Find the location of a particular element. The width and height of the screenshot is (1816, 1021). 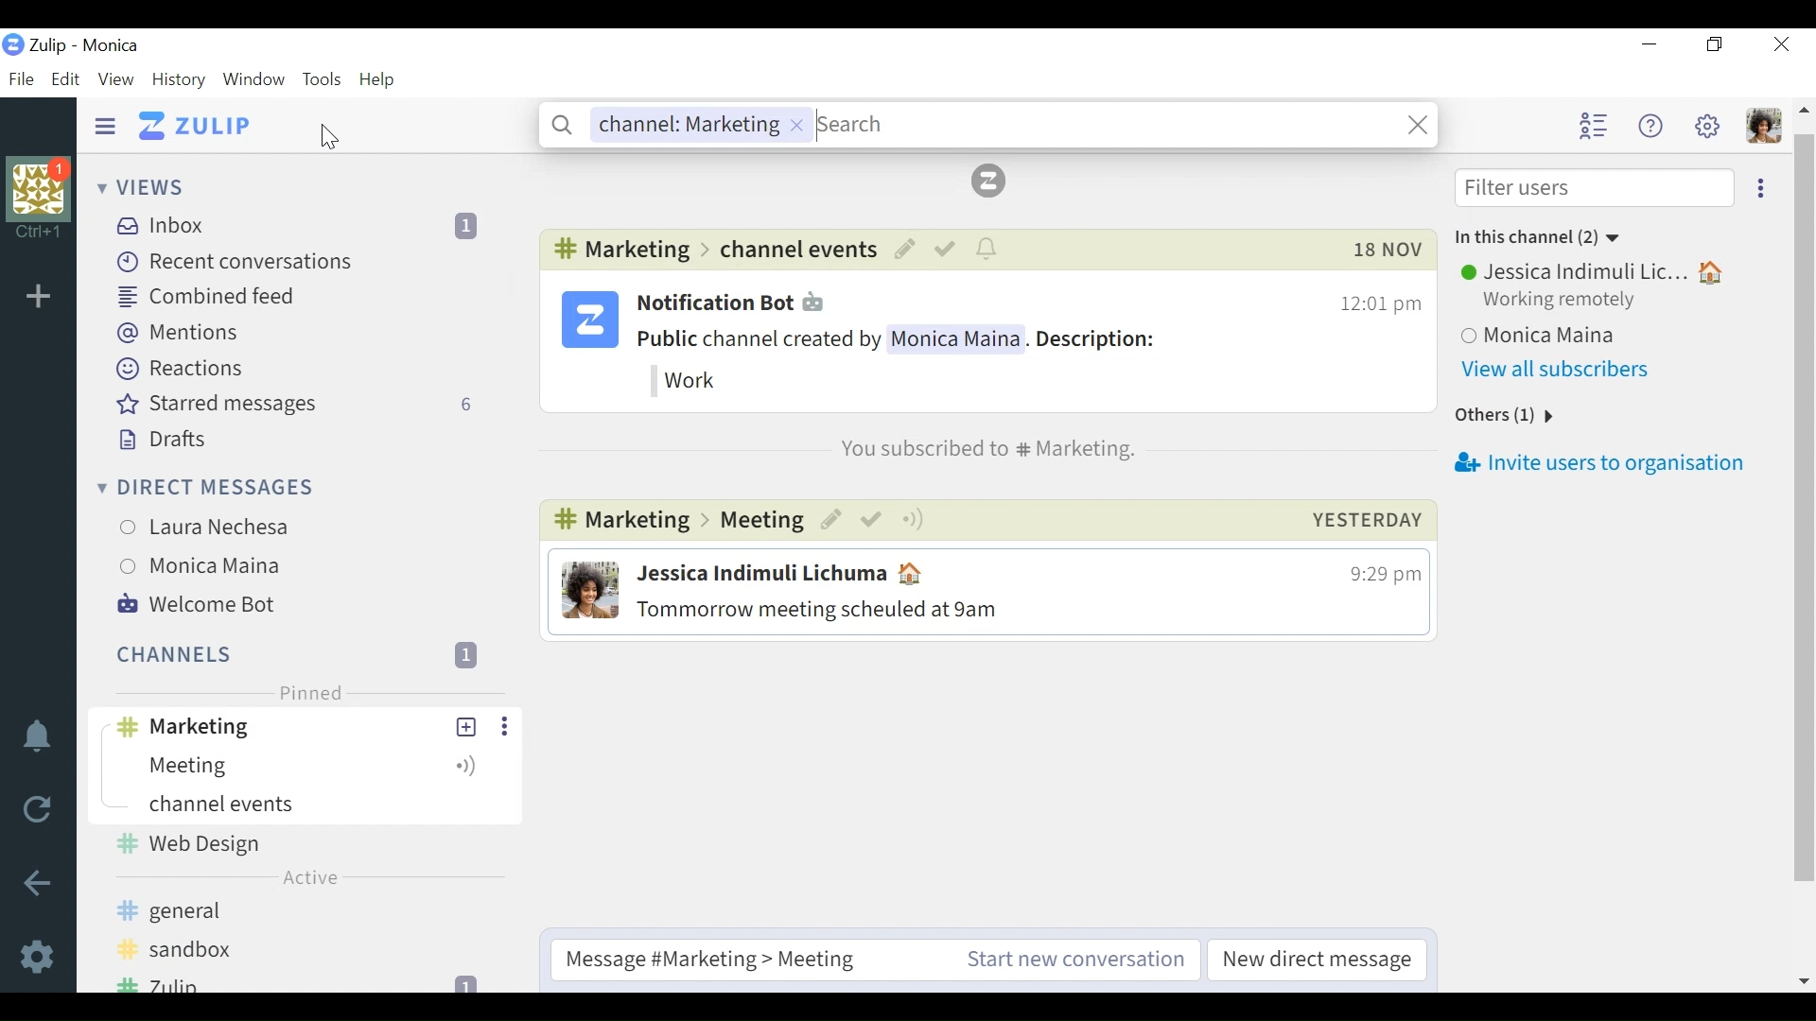

Tulip logo is located at coordinates (575, 323).